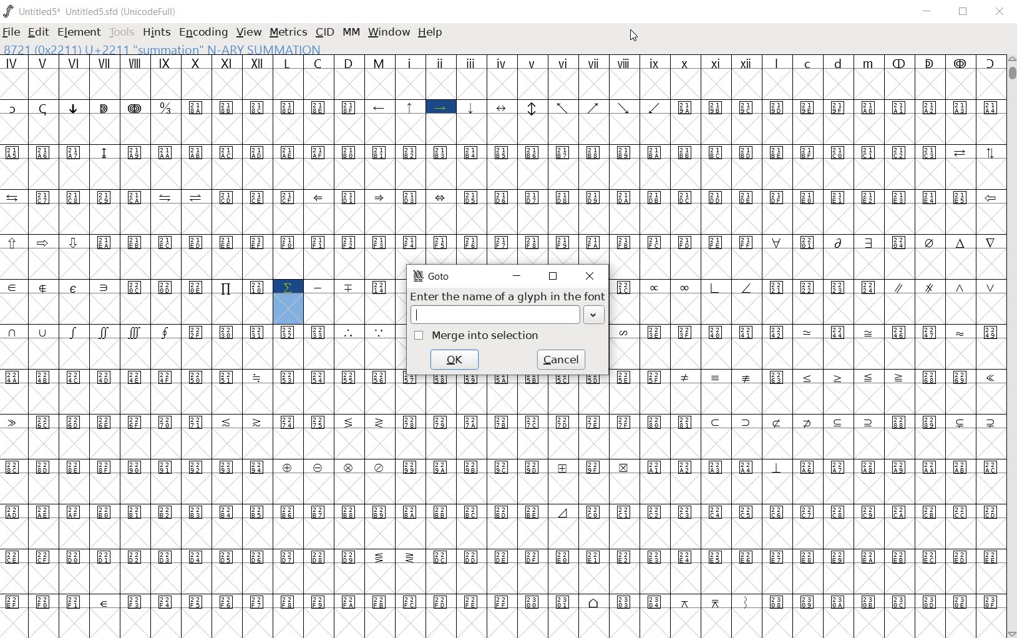  What do you see at coordinates (79, 32) in the screenshot?
I see `ELEMENT` at bounding box center [79, 32].